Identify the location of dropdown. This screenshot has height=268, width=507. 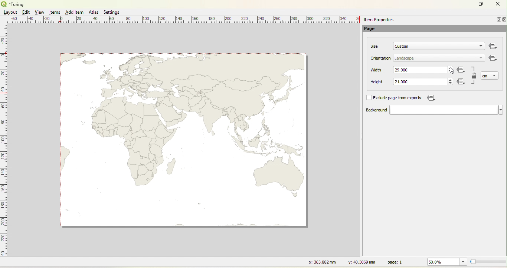
(446, 110).